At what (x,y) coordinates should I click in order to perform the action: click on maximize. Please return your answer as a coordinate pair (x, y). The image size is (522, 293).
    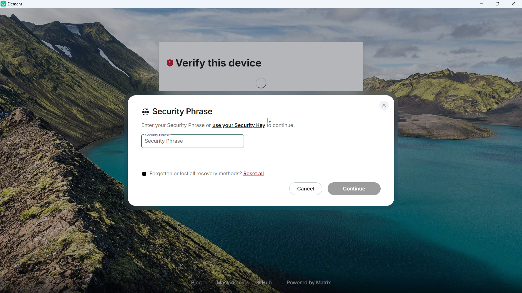
    Looking at the image, I should click on (498, 4).